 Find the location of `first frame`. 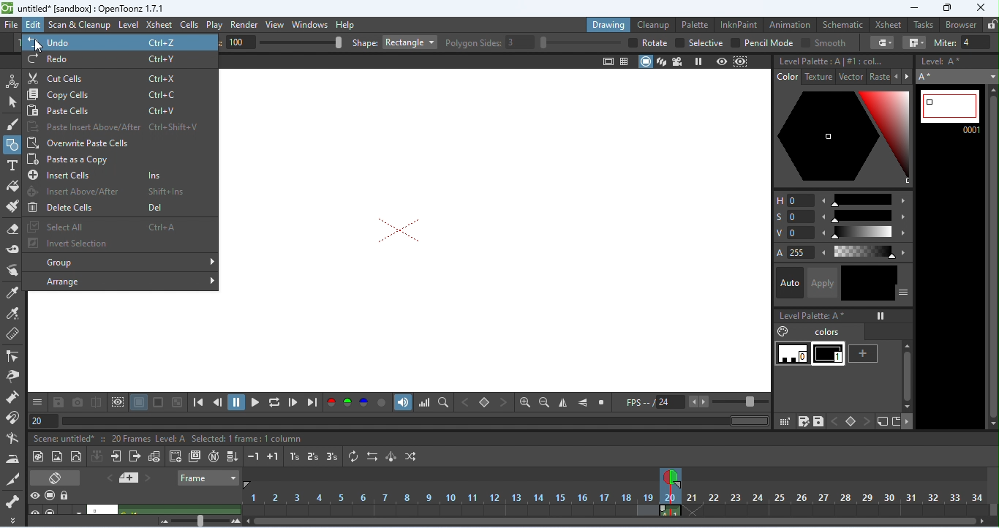

first frame is located at coordinates (197, 403).